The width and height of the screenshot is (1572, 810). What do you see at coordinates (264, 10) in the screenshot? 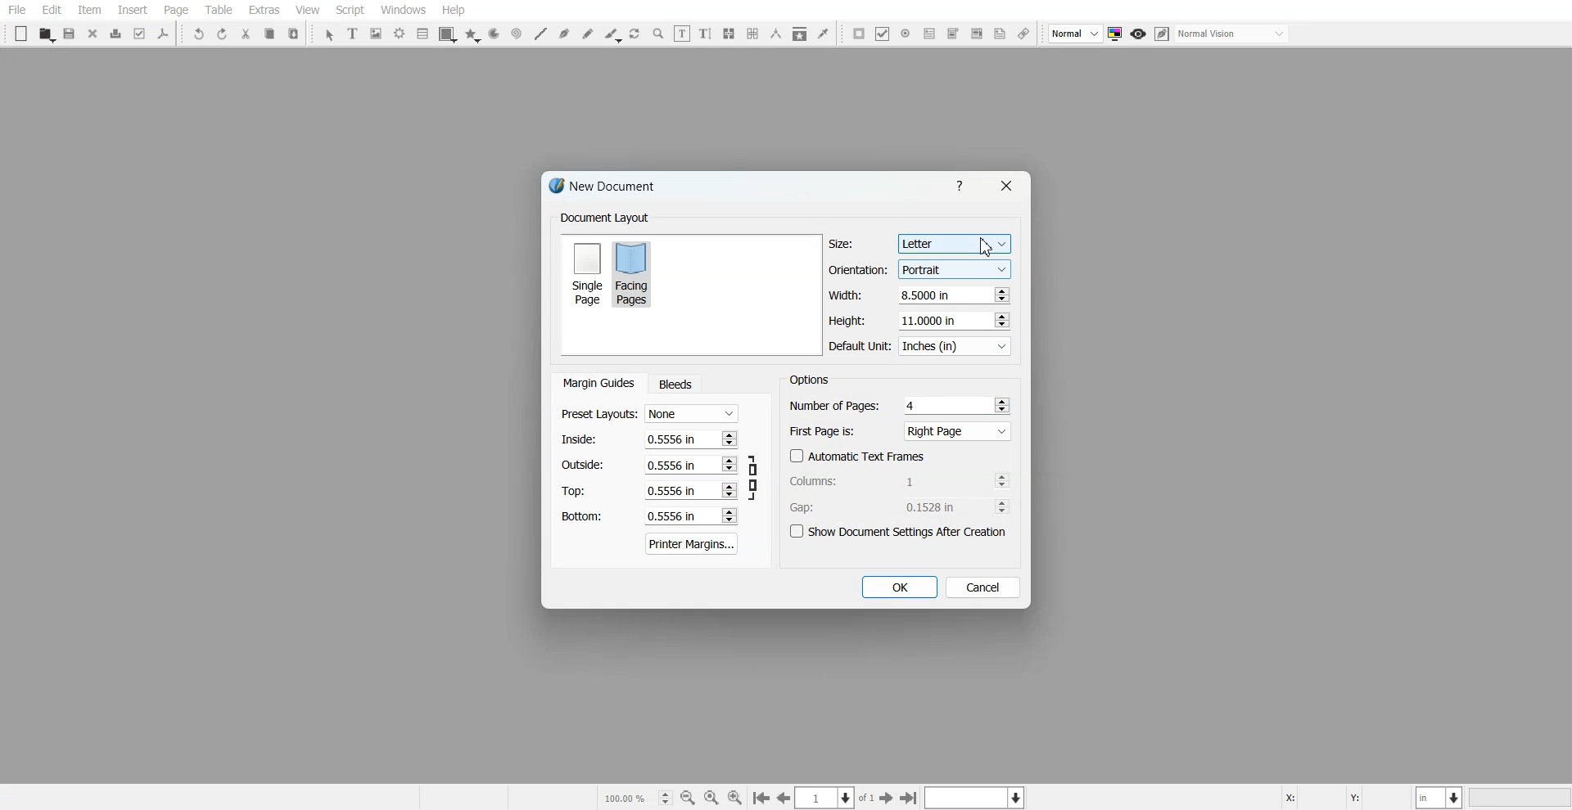
I see `Extras` at bounding box center [264, 10].